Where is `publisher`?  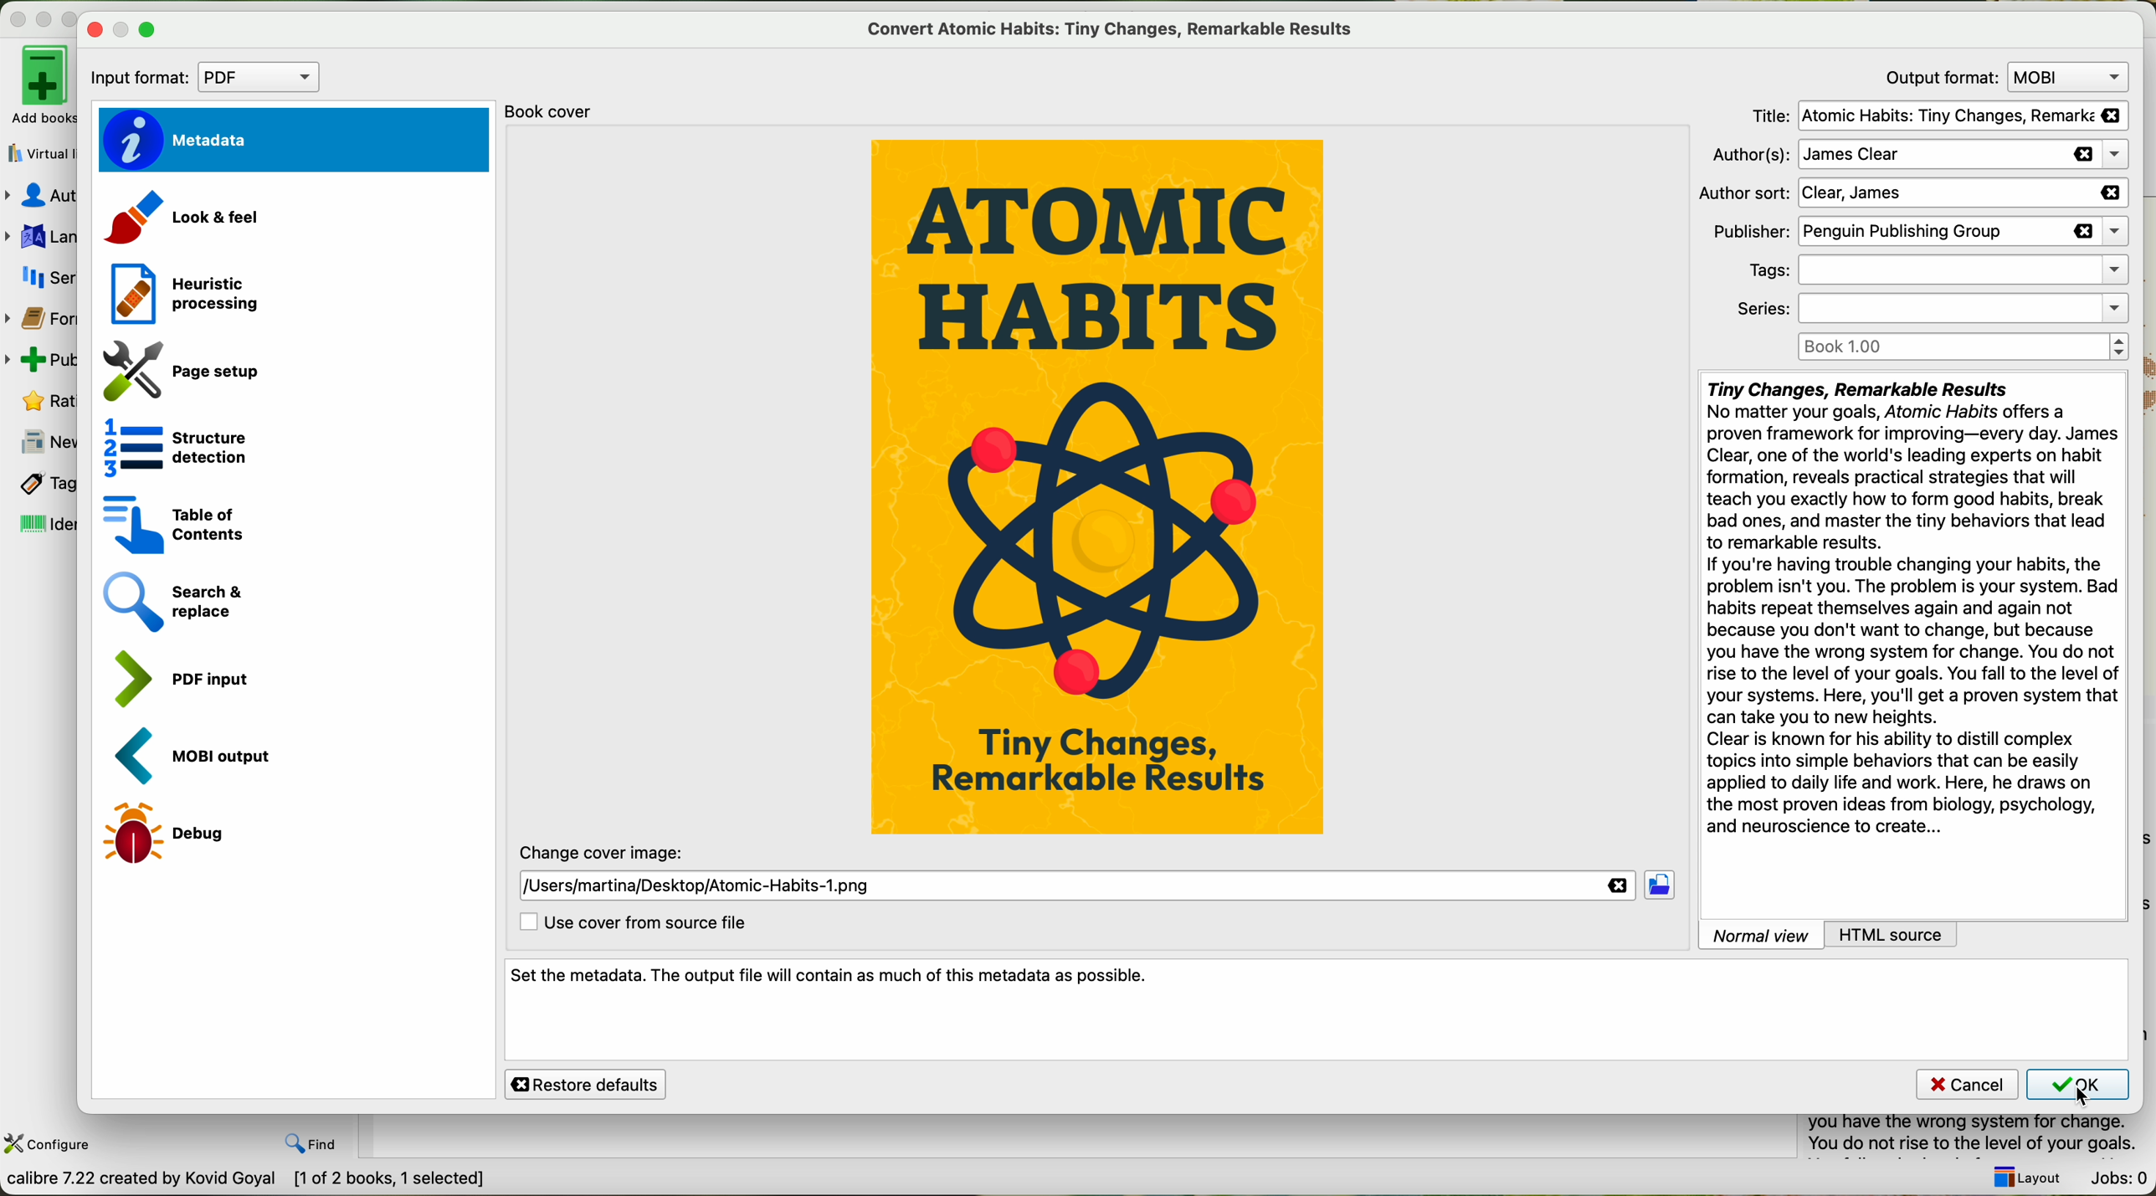
publisher is located at coordinates (1917, 230).